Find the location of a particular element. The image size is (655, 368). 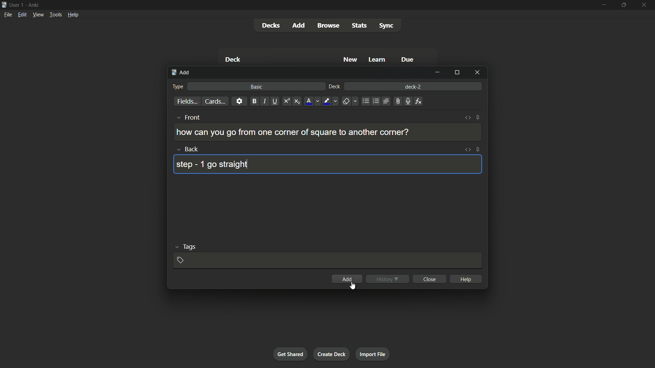

attach is located at coordinates (398, 101).